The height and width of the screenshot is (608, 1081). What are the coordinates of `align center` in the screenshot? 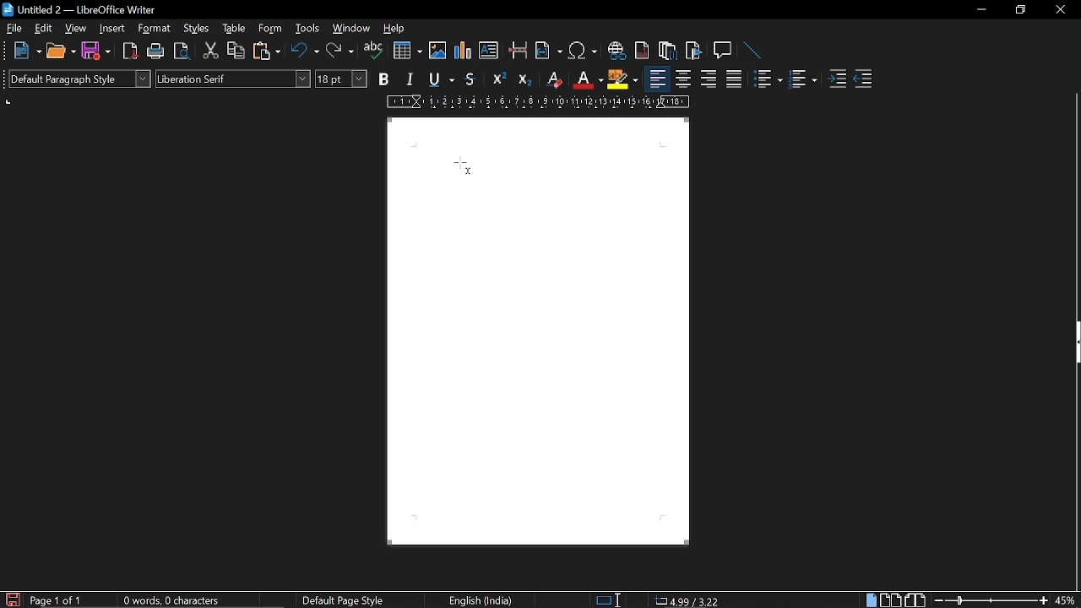 It's located at (683, 80).